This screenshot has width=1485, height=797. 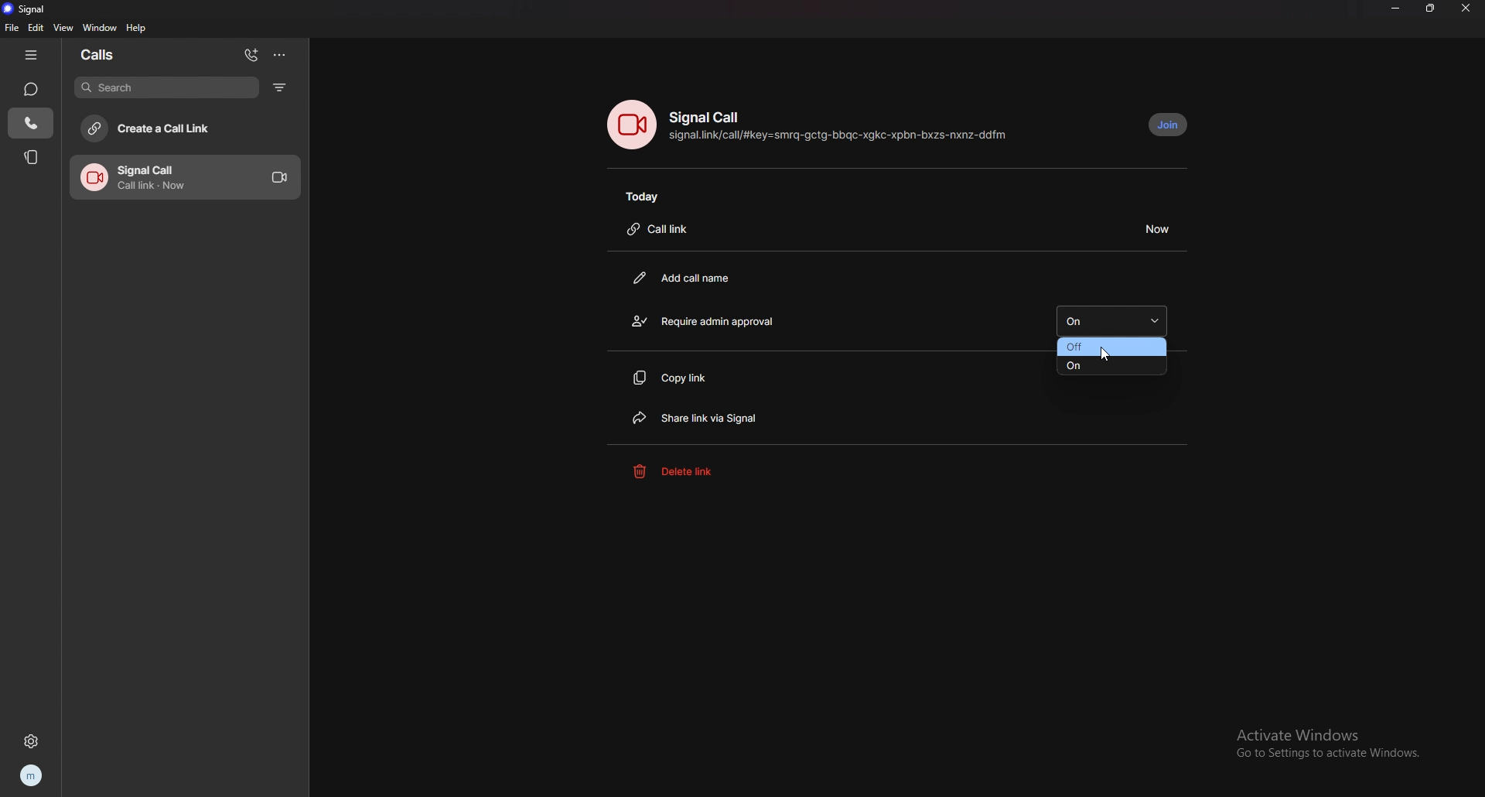 I want to click on require admin approval, so click(x=722, y=320).